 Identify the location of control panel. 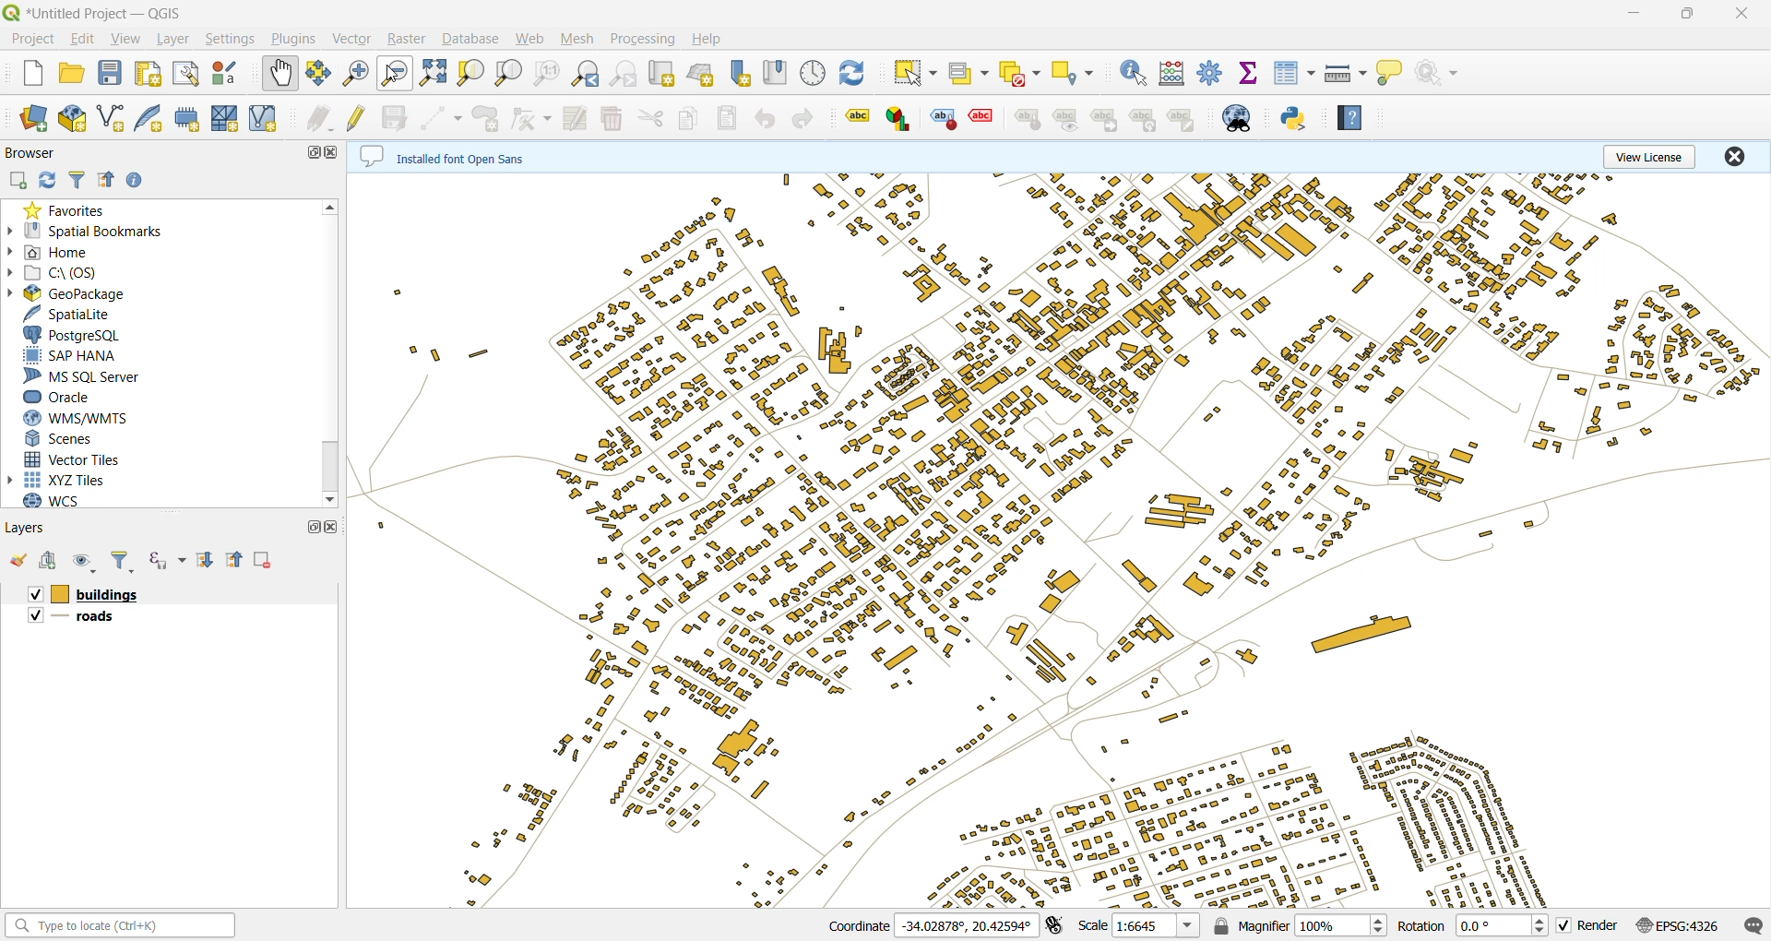
(814, 74).